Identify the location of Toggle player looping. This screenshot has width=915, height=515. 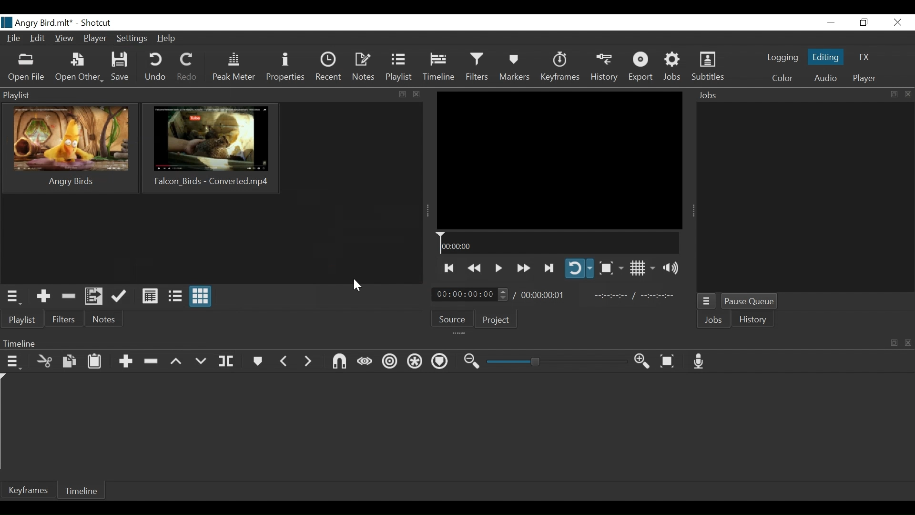
(579, 268).